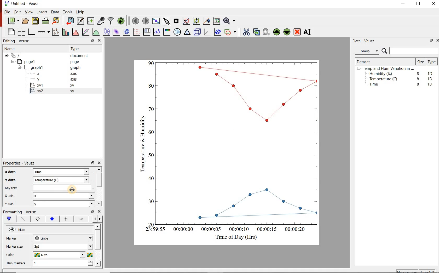  I want to click on Cursor, so click(77, 188).